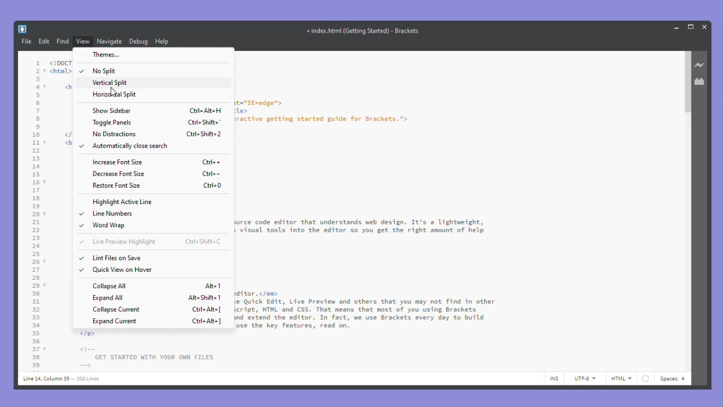  I want to click on 18, so click(36, 198).